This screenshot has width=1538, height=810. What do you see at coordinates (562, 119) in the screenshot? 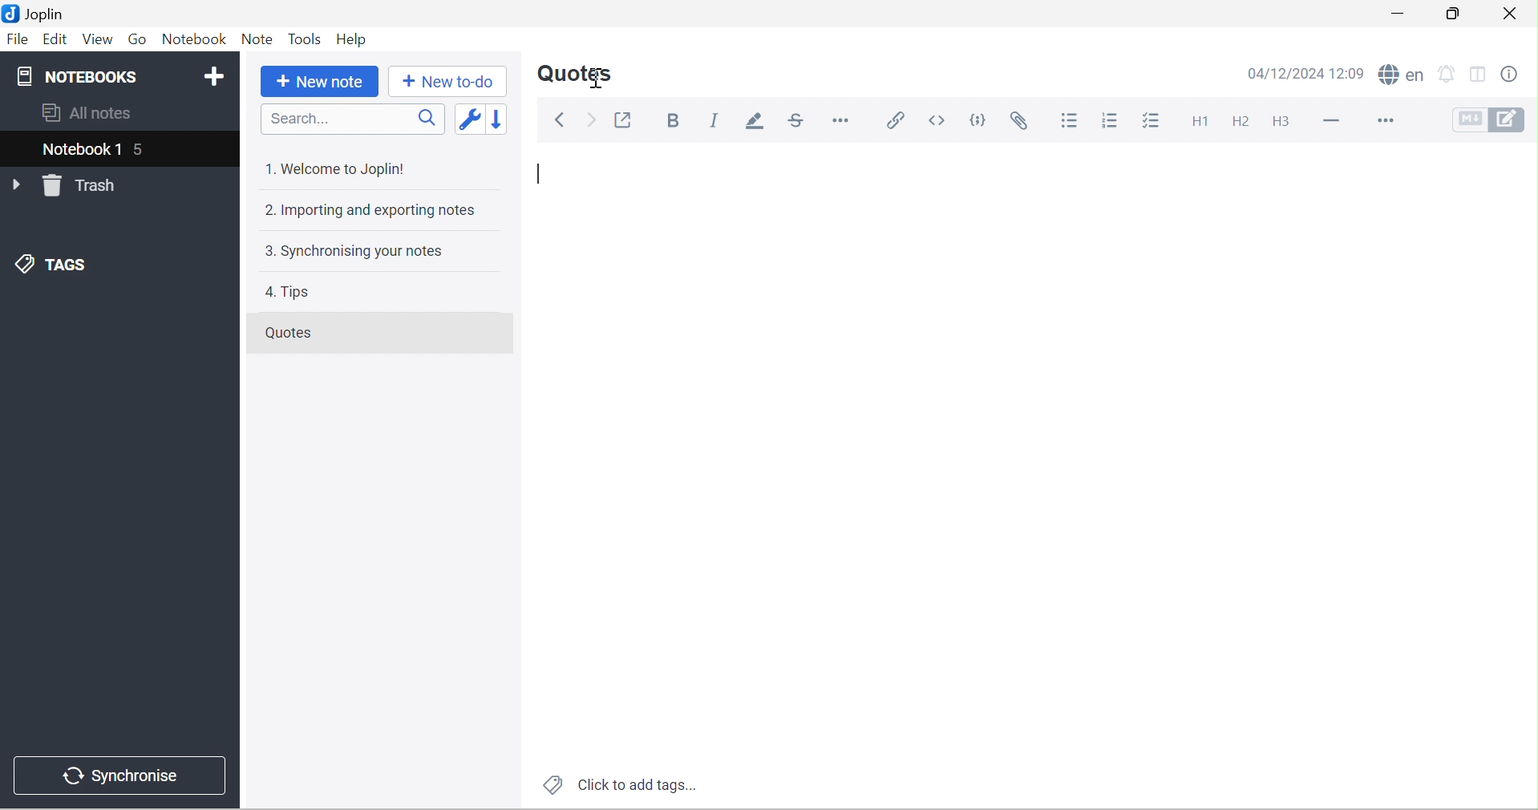
I see `Back` at bounding box center [562, 119].